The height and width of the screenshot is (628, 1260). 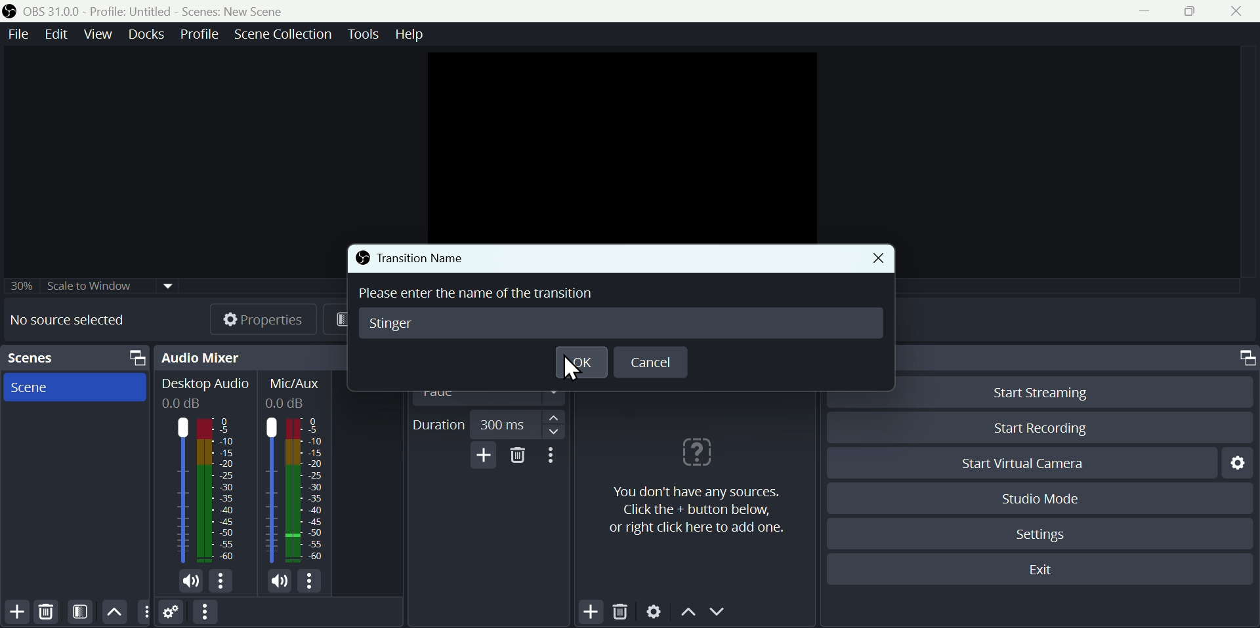 What do you see at coordinates (1036, 498) in the screenshot?
I see `Studio mode` at bounding box center [1036, 498].